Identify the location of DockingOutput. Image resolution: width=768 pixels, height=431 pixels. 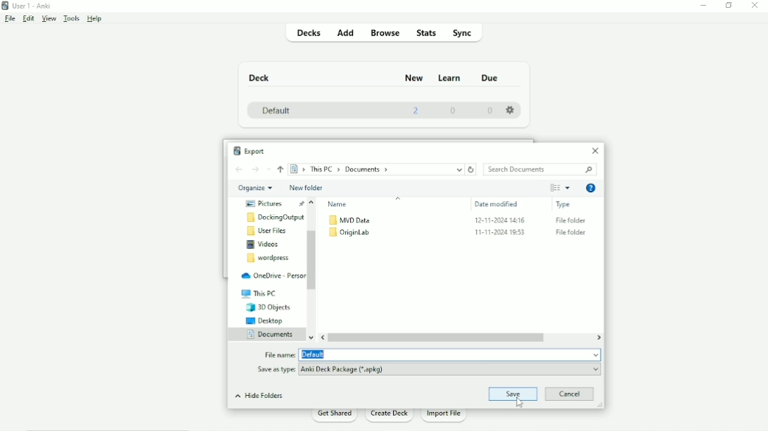
(274, 217).